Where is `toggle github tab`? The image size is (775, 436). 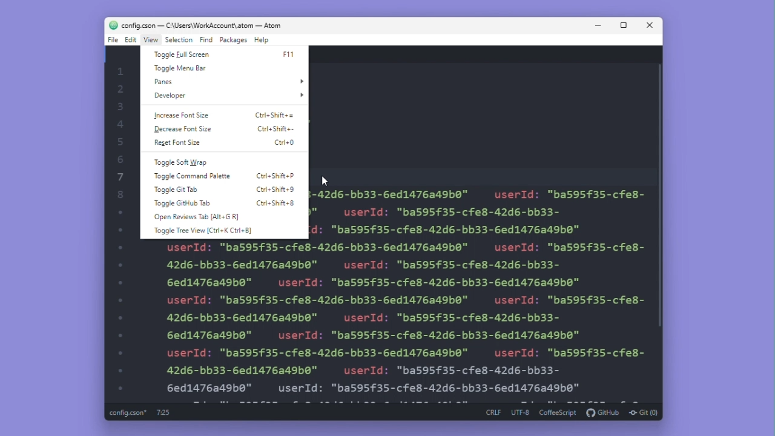 toggle github tab is located at coordinates (181, 203).